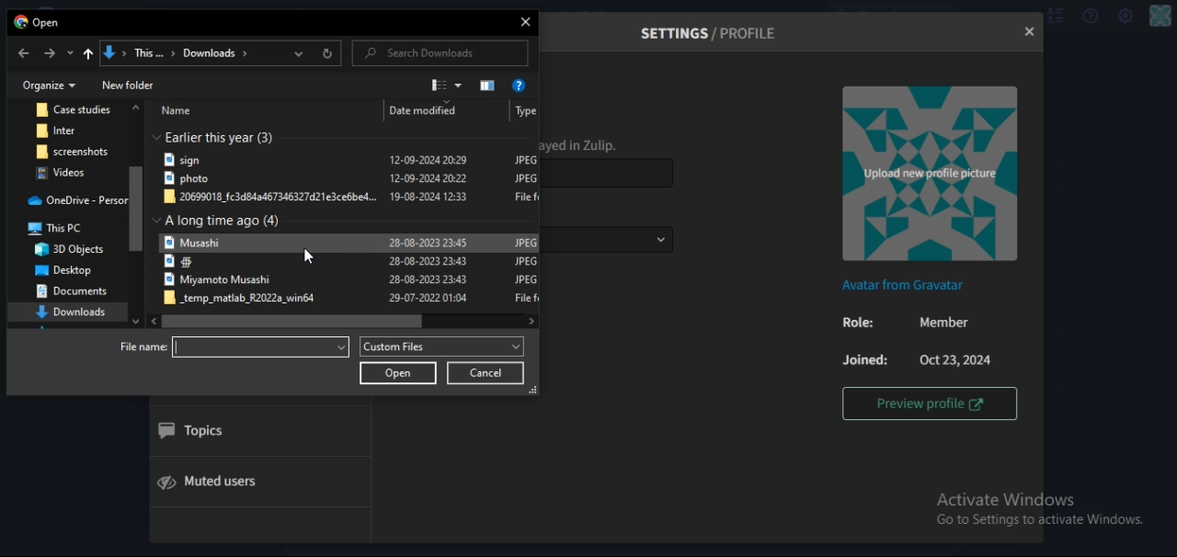 The height and width of the screenshot is (557, 1177). I want to click on Topics, so click(194, 432).